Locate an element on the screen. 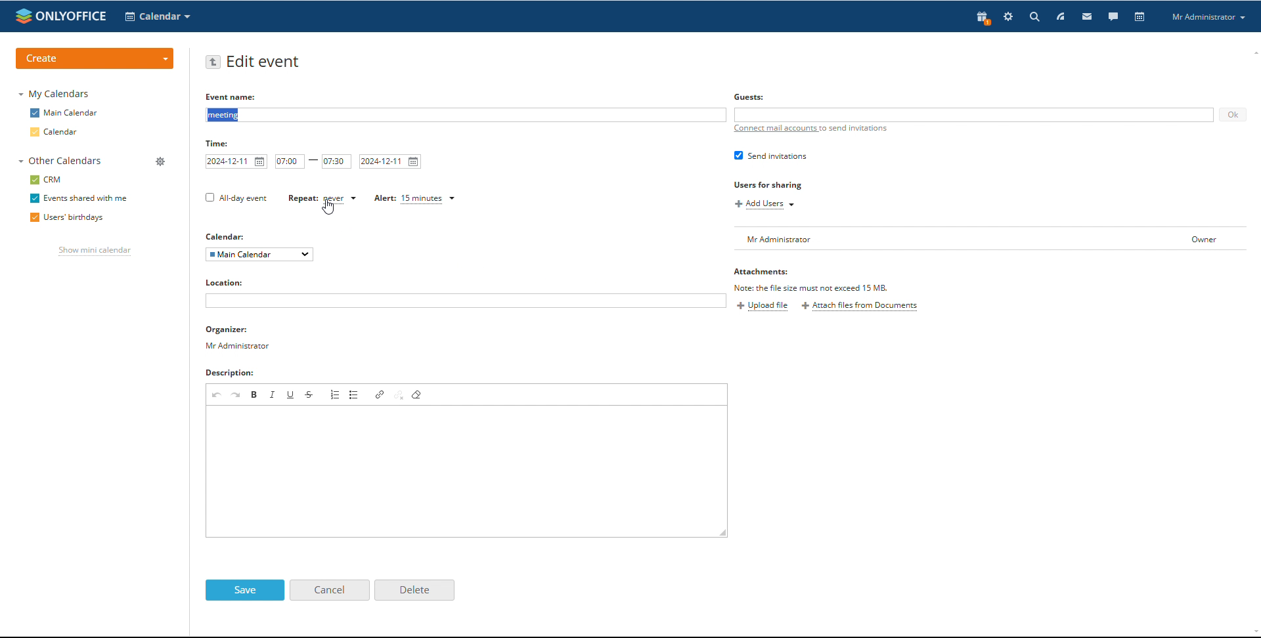 The width and height of the screenshot is (1261, 638). add event name is located at coordinates (465, 115).